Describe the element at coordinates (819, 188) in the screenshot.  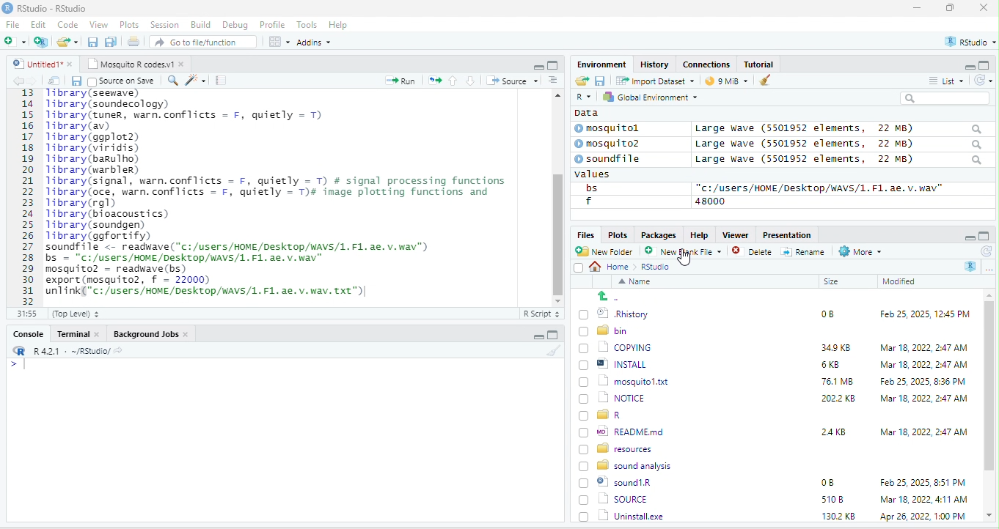
I see `“c:/users/HOME /Desktop/WAVS/1.F1. ae. v.wav"` at that location.